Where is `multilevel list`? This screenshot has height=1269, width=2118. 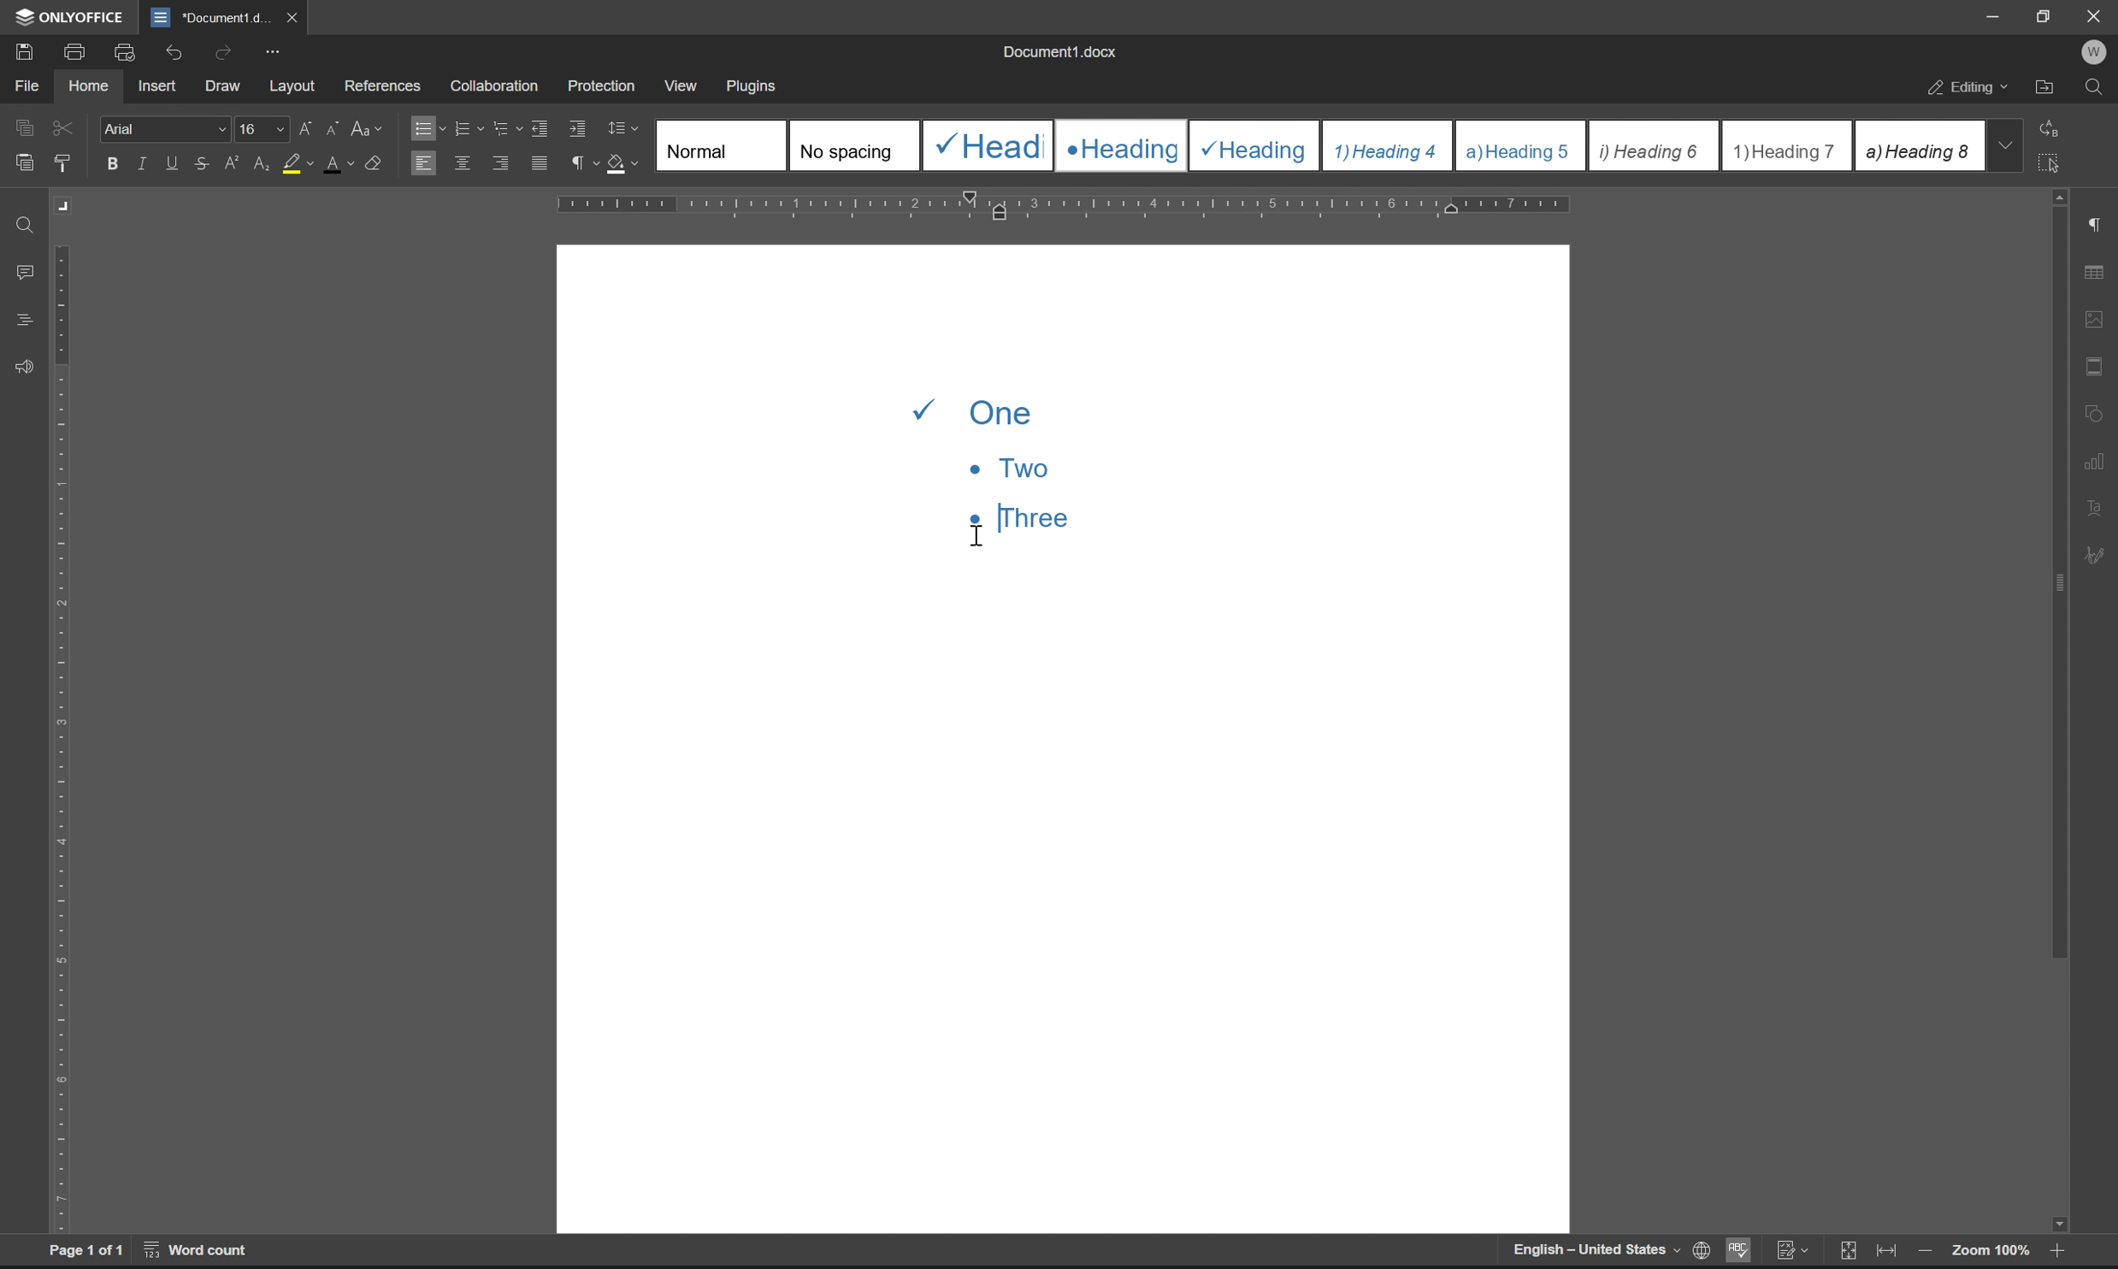
multilevel list is located at coordinates (509, 127).